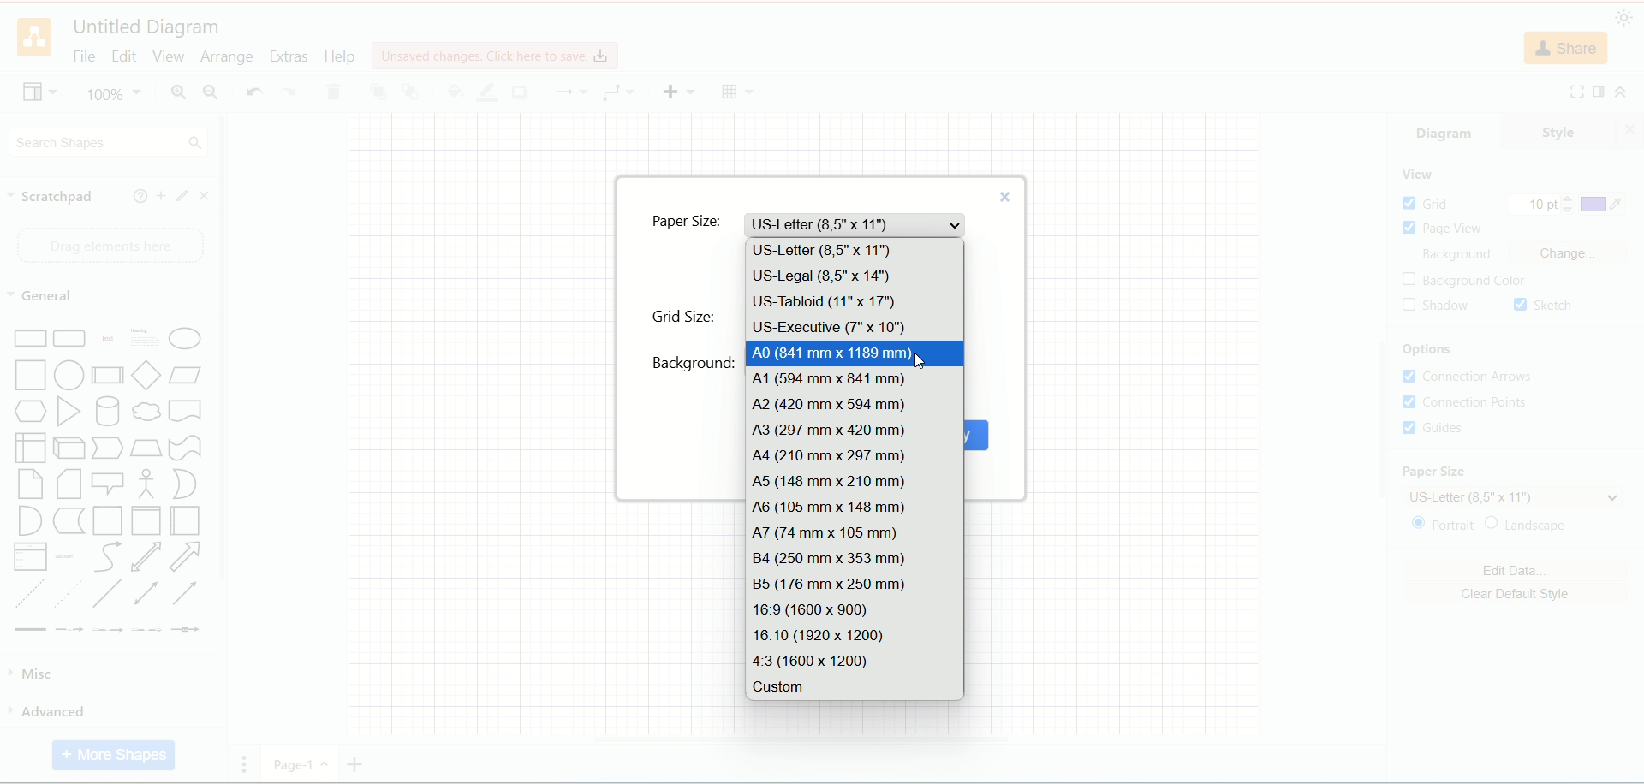  Describe the element at coordinates (570, 92) in the screenshot. I see `waypoint` at that location.